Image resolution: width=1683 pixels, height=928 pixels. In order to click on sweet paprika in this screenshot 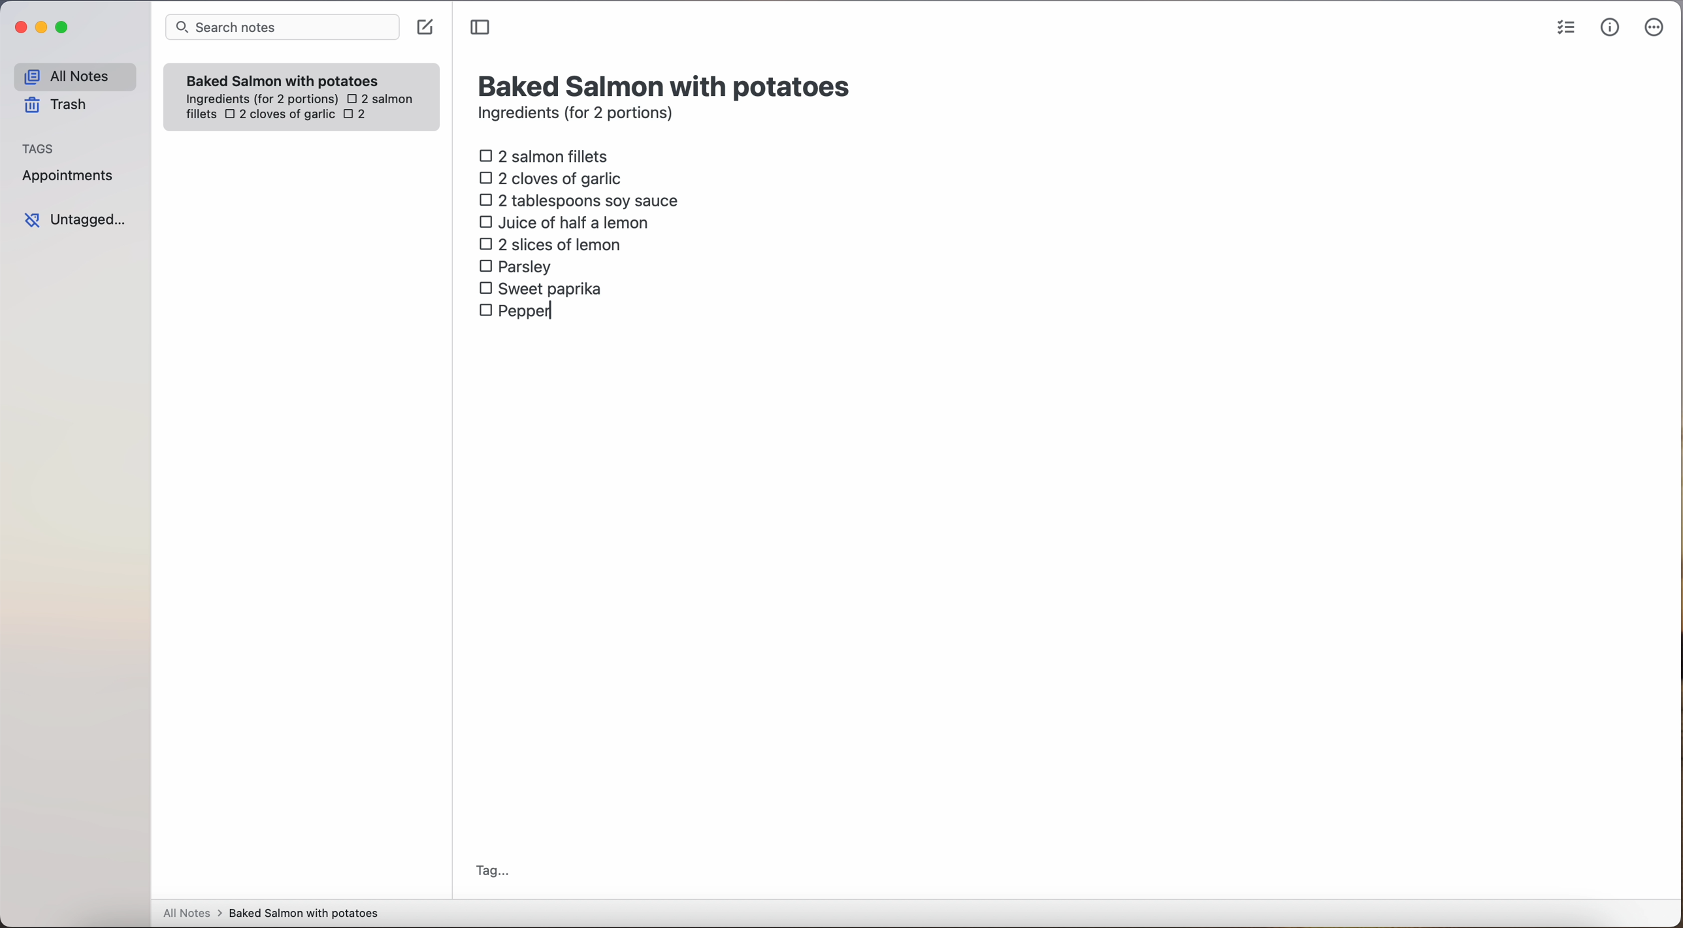, I will do `click(543, 289)`.